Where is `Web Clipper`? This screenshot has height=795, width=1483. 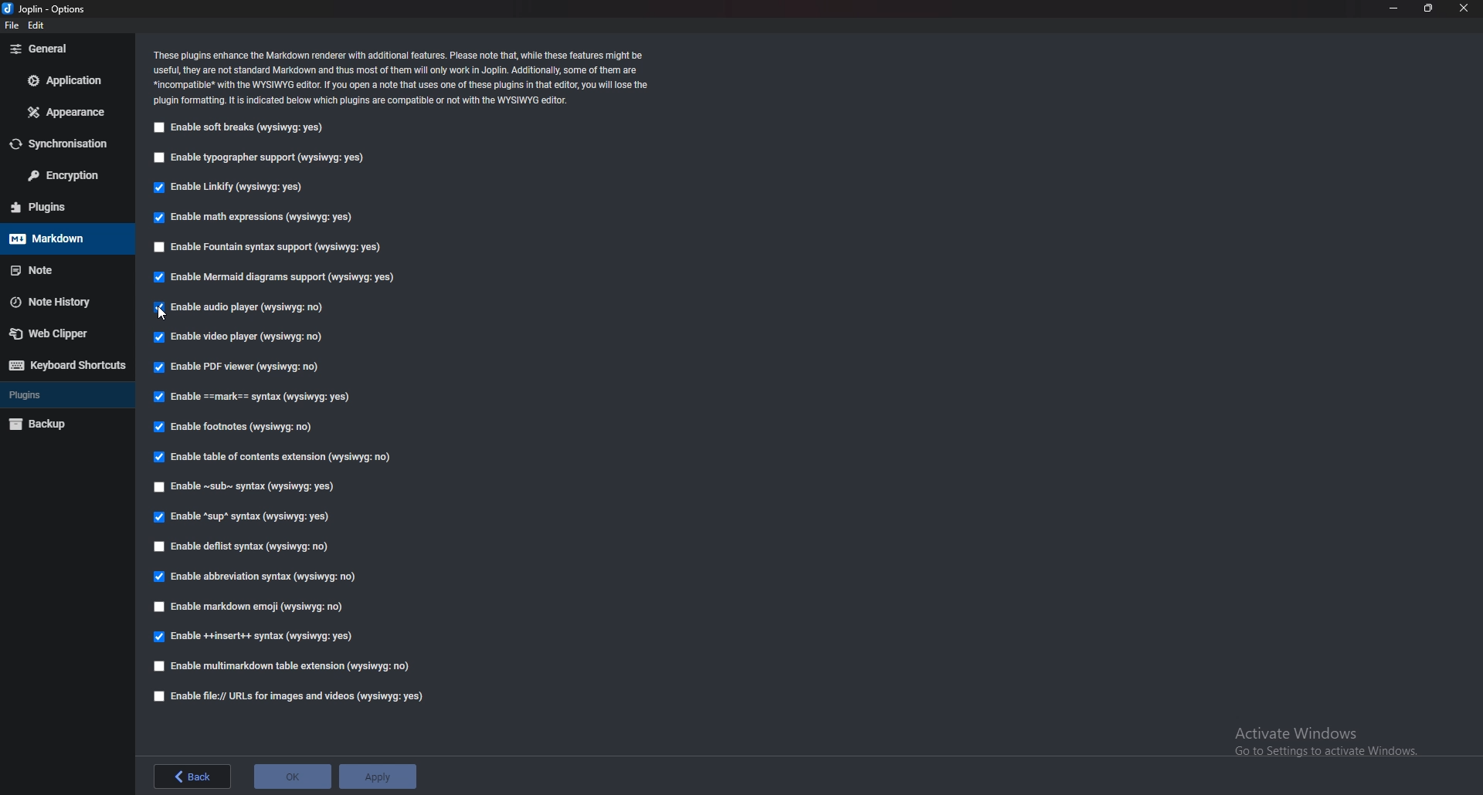 Web Clipper is located at coordinates (66, 333).